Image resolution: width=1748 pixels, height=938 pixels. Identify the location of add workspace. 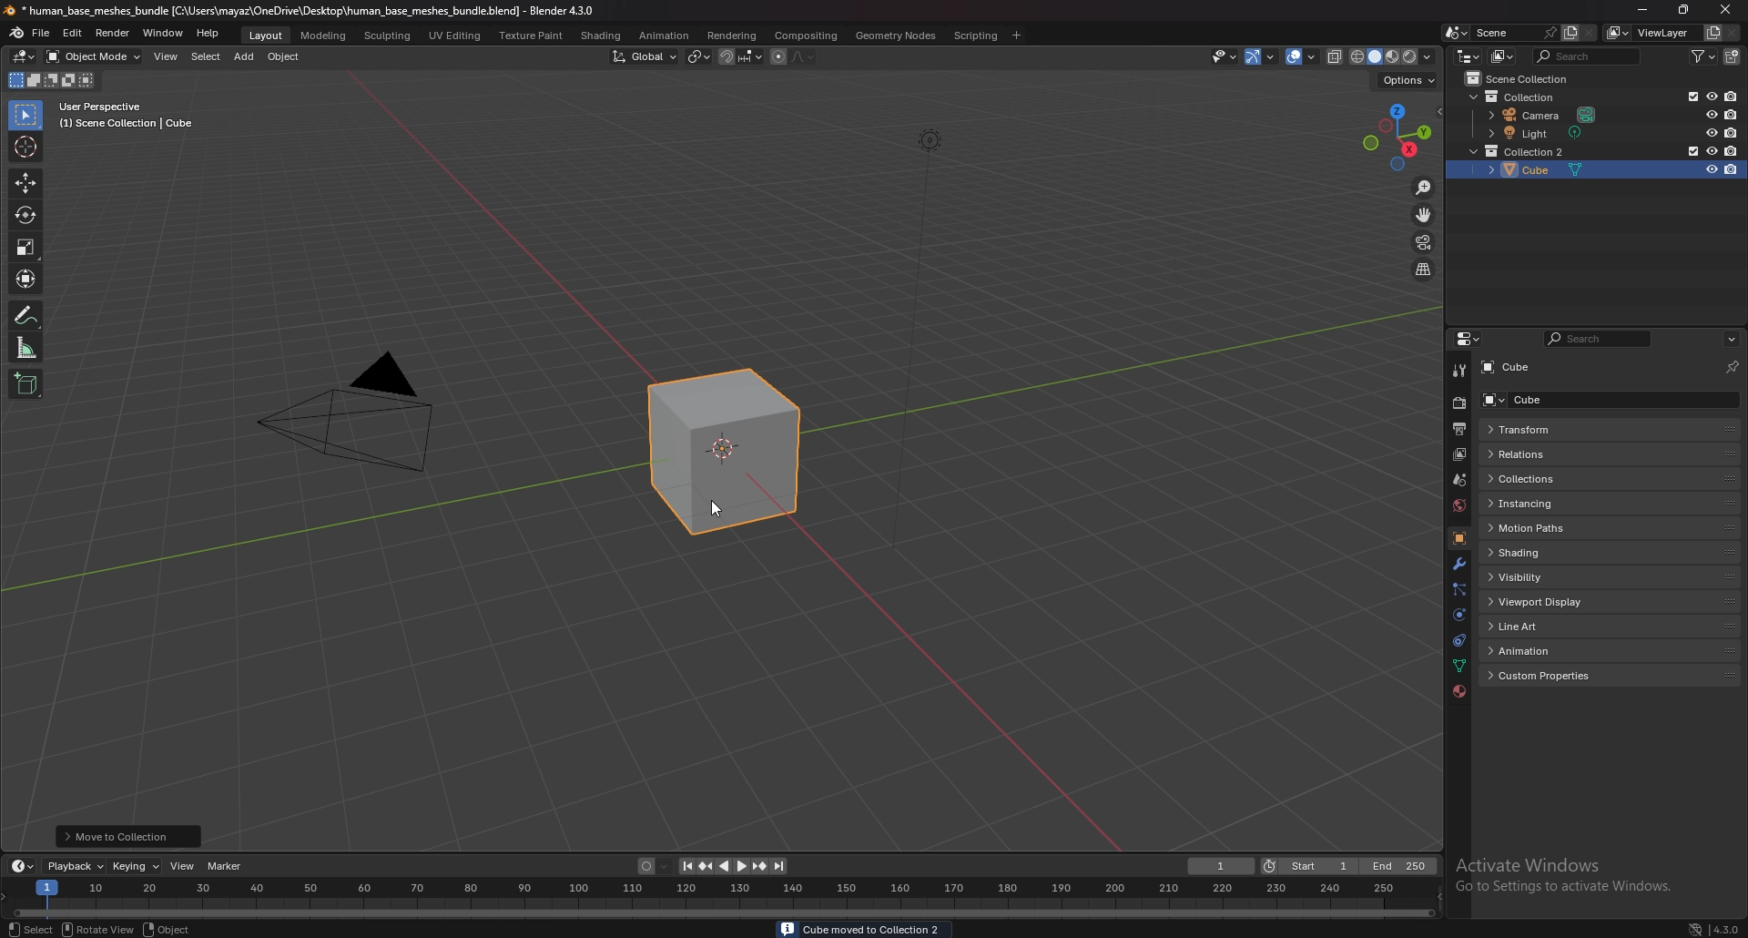
(1014, 36).